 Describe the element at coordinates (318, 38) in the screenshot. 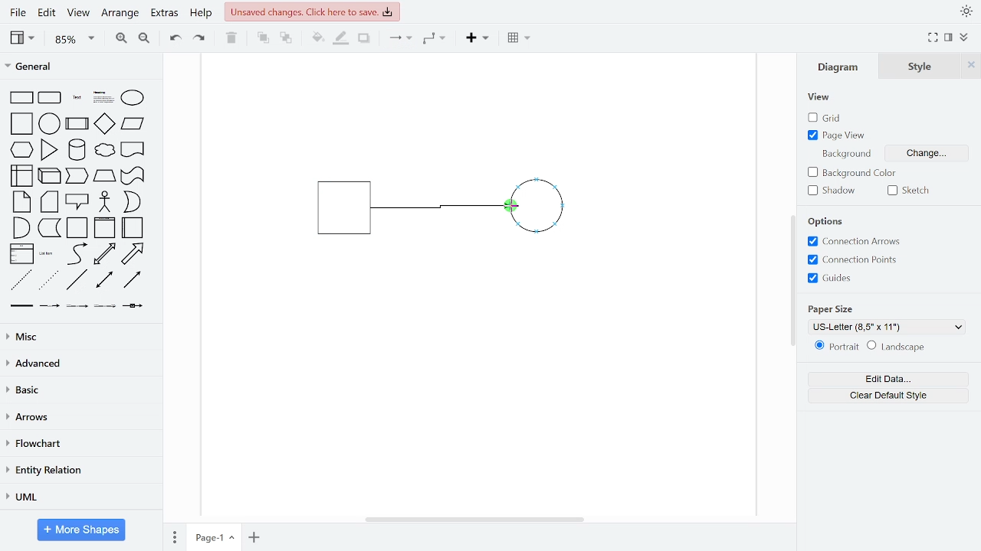

I see `fill color` at that location.